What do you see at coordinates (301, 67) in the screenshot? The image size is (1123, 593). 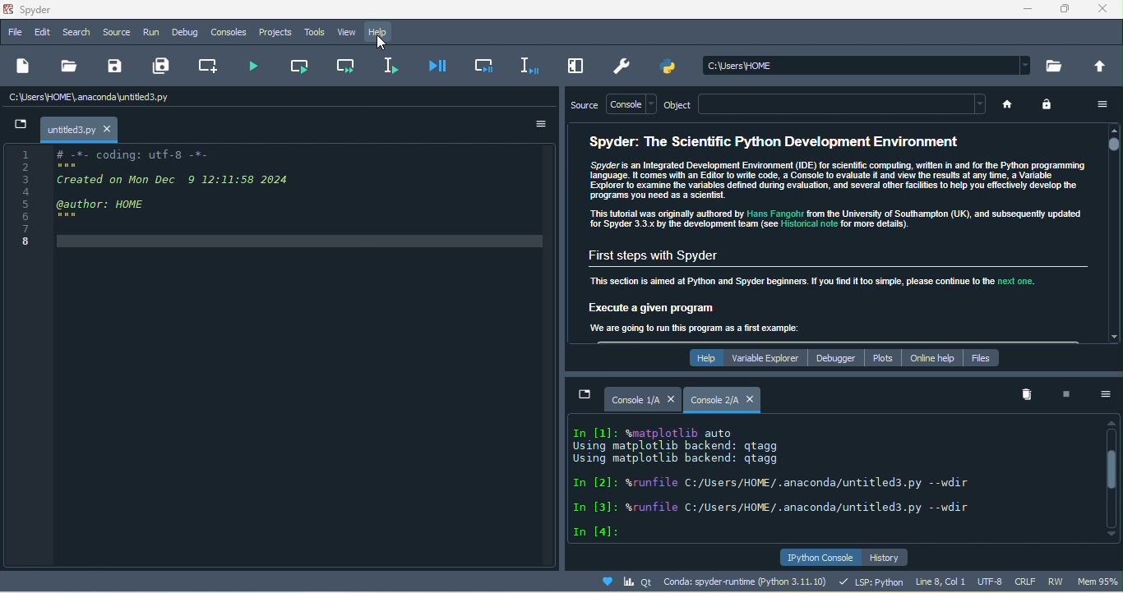 I see `run current cell` at bounding box center [301, 67].